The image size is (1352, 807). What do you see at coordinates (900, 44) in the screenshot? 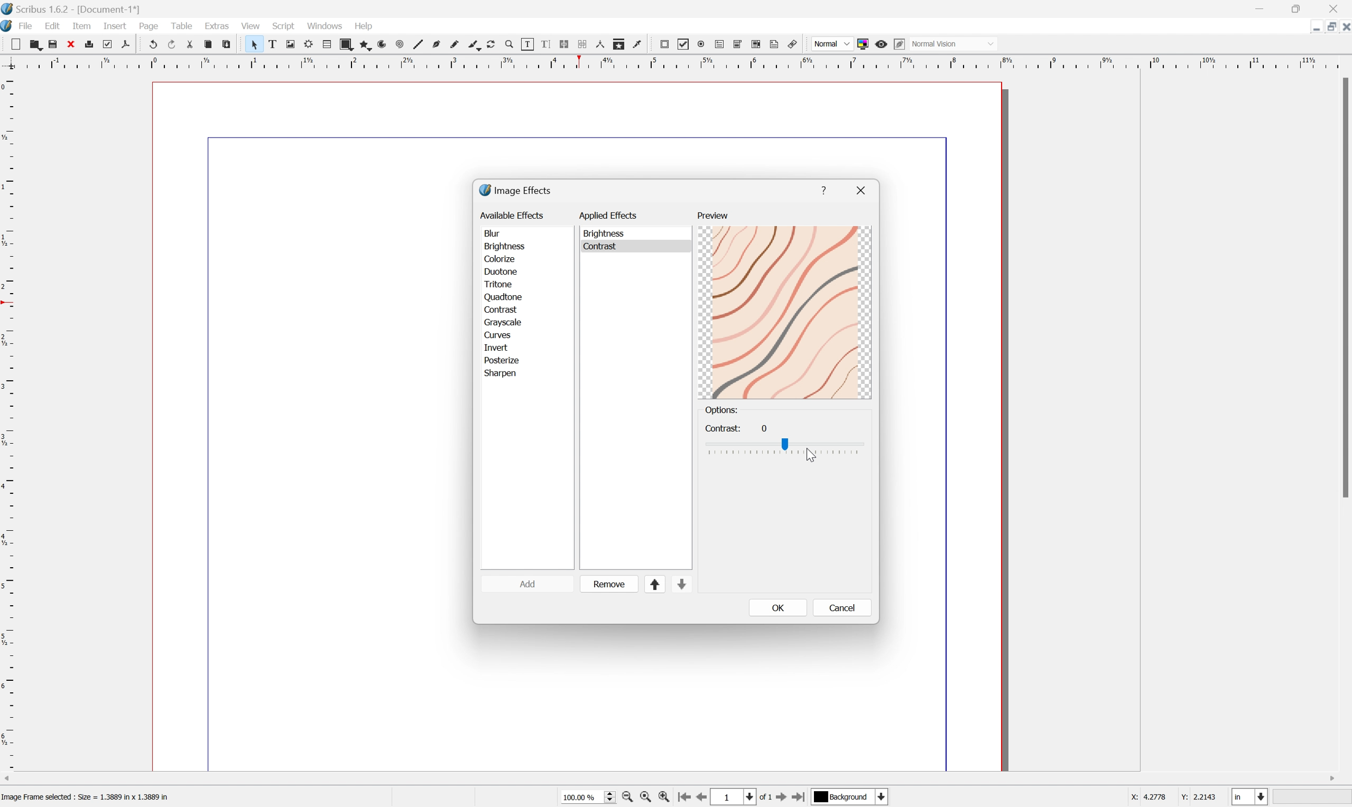
I see `Edit in preview mode` at bounding box center [900, 44].